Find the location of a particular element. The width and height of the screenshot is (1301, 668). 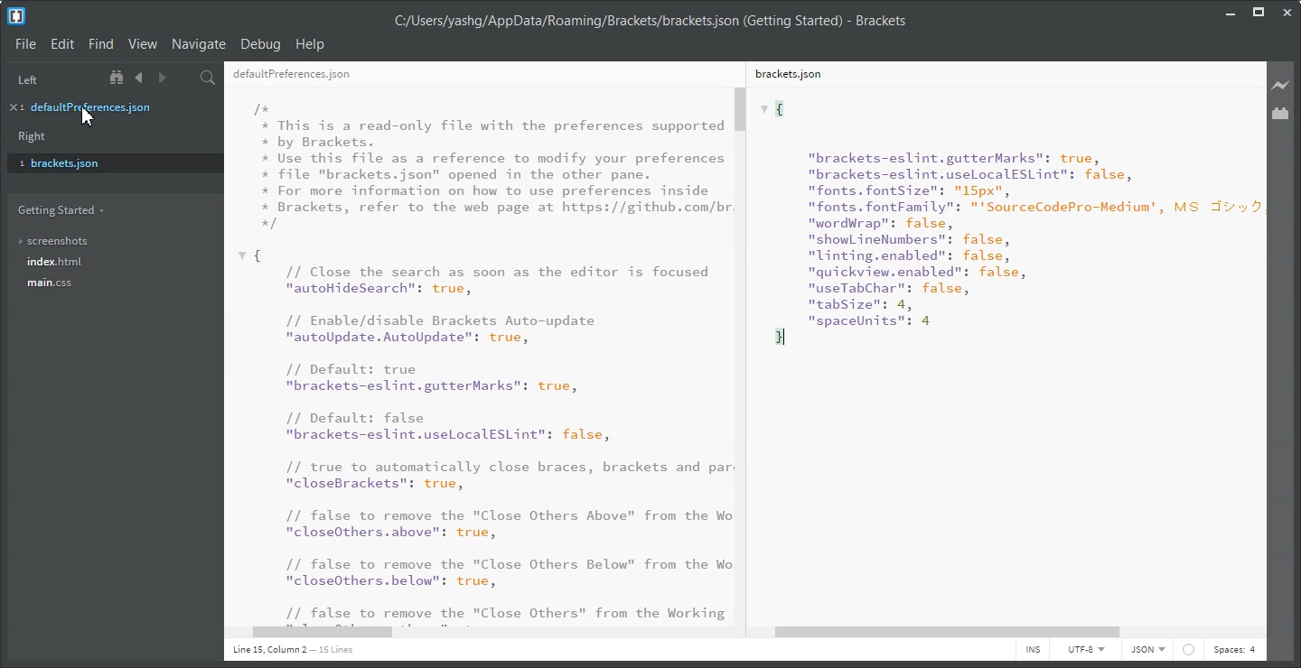

Logo is located at coordinates (16, 16).